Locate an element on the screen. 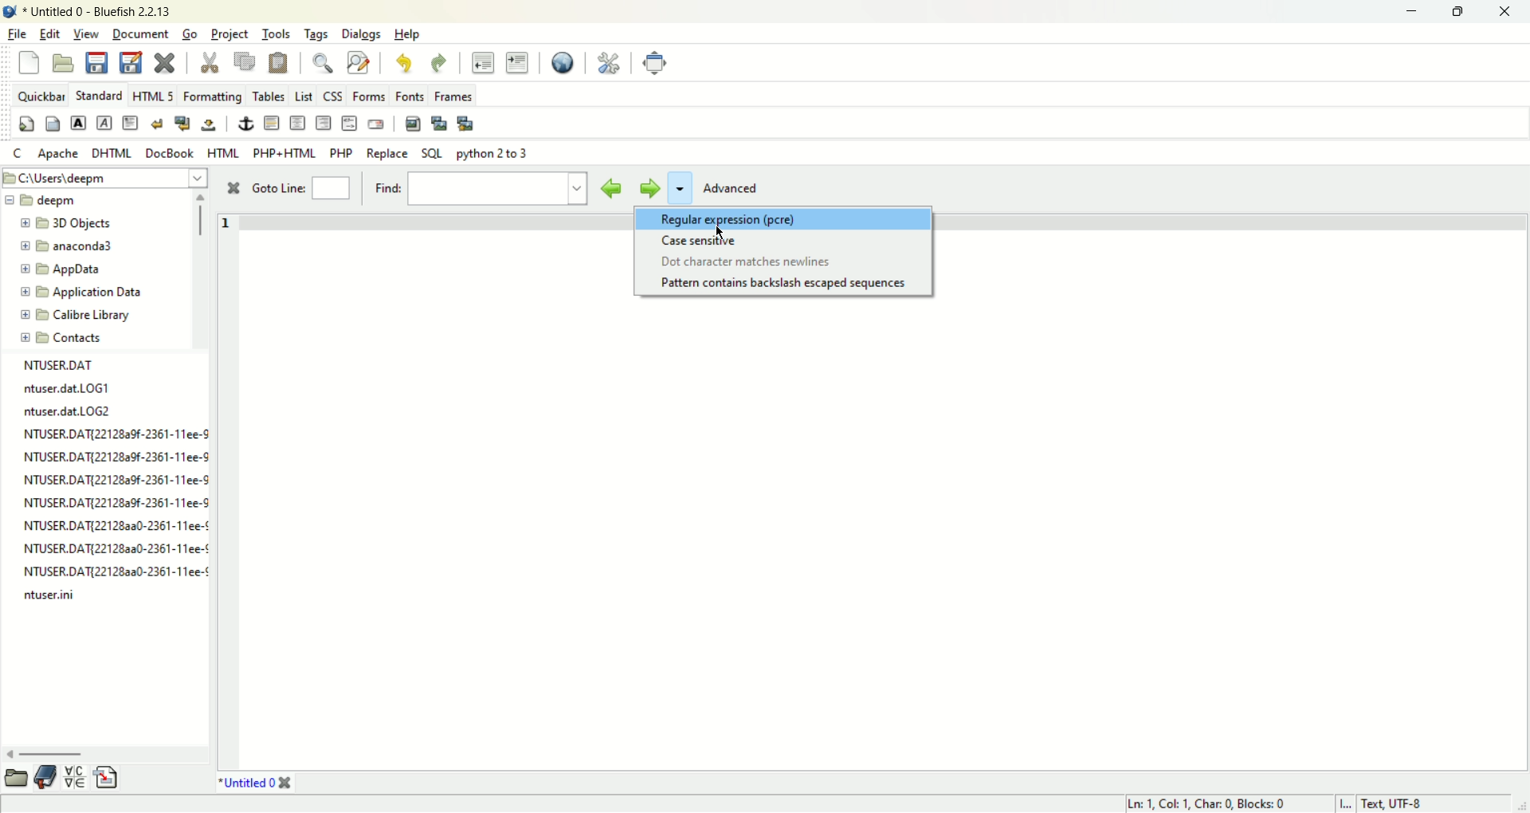  minimize is located at coordinates (1408, 13).